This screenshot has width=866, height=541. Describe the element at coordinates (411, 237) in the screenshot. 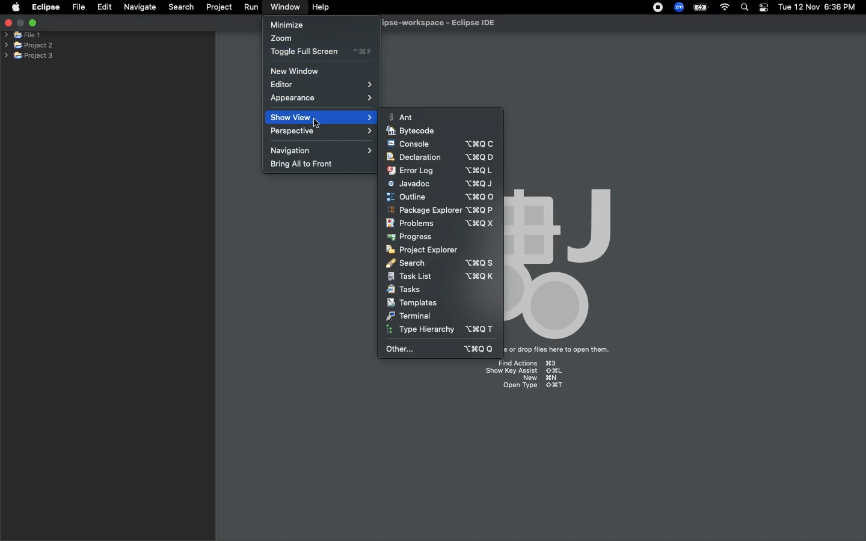

I see `Progress` at that location.